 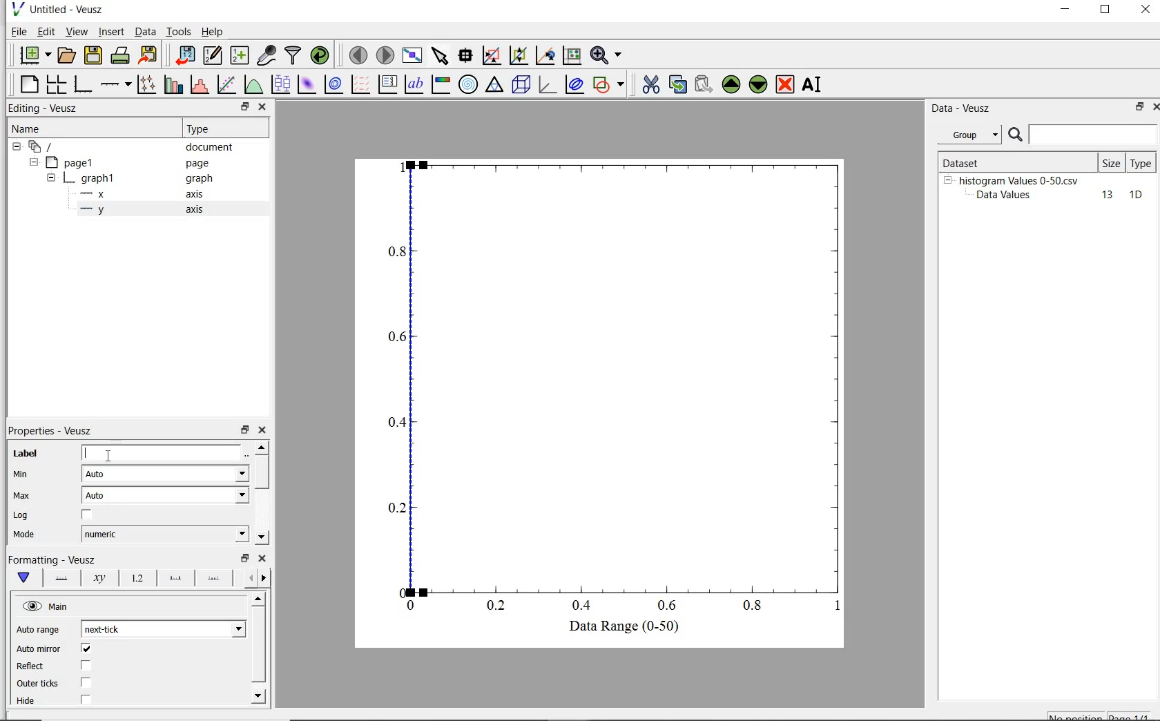 What do you see at coordinates (1145, 10) in the screenshot?
I see `close` at bounding box center [1145, 10].